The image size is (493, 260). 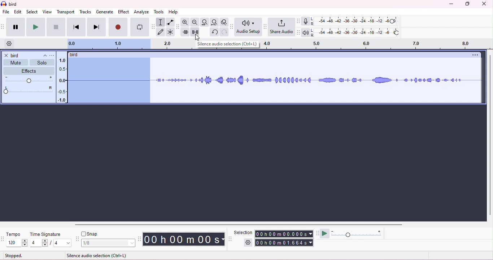 I want to click on pause, so click(x=16, y=27).